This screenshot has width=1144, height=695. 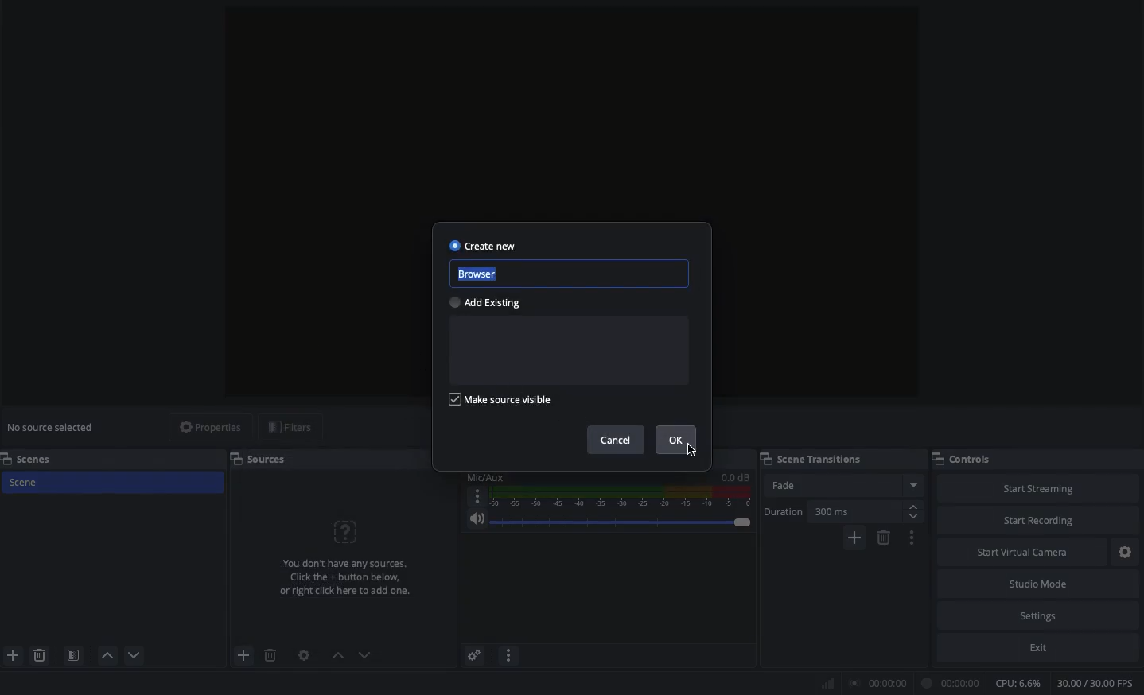 I want to click on Add existing , so click(x=490, y=304).